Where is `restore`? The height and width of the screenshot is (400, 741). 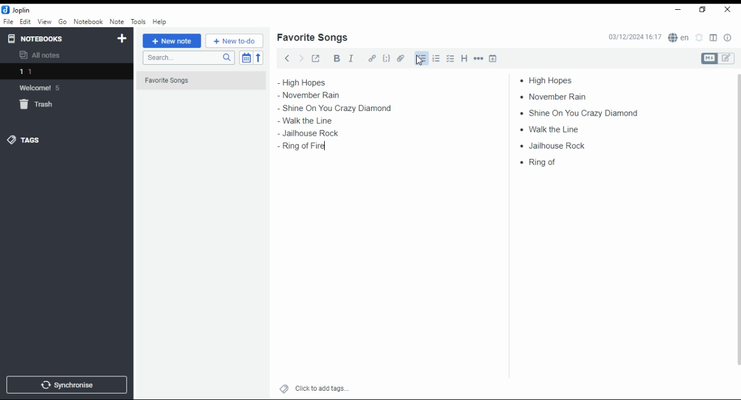 restore is located at coordinates (704, 10).